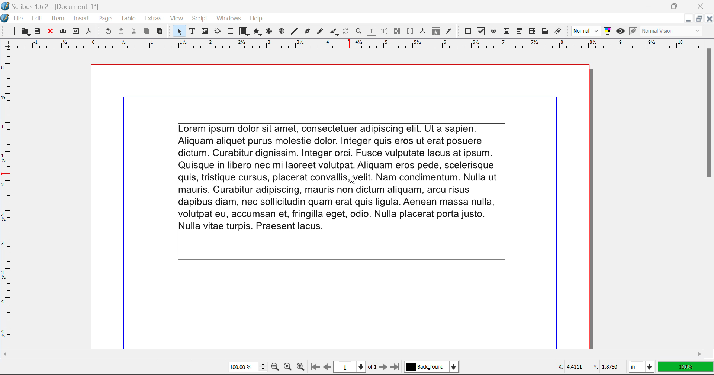  Describe the element at coordinates (154, 19) in the screenshot. I see `Extras` at that location.